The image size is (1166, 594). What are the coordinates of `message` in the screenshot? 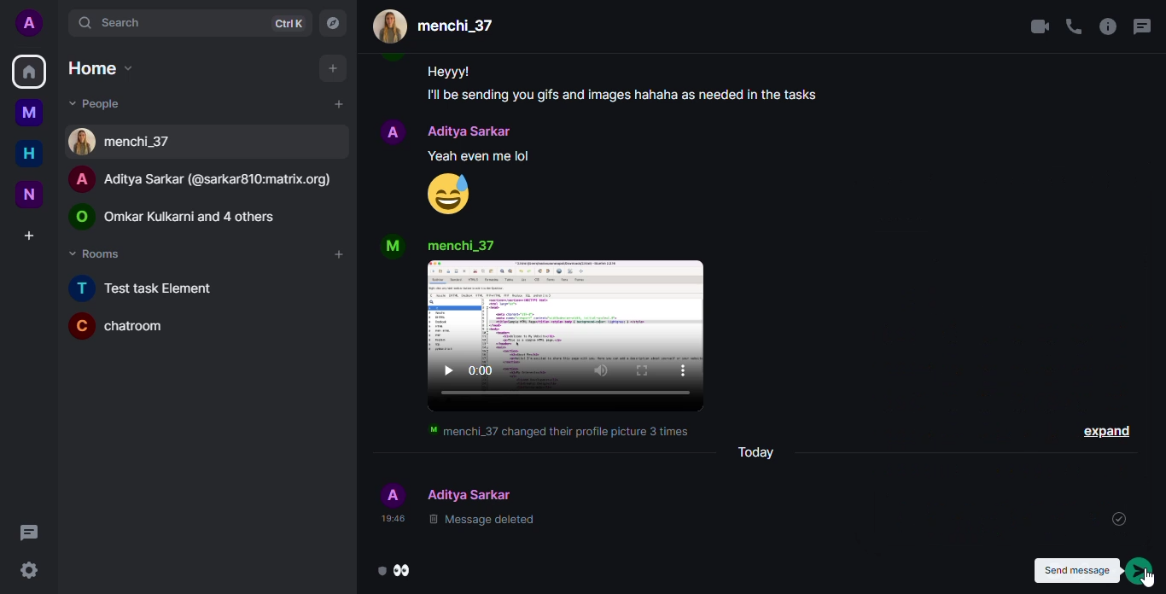 It's located at (483, 155).